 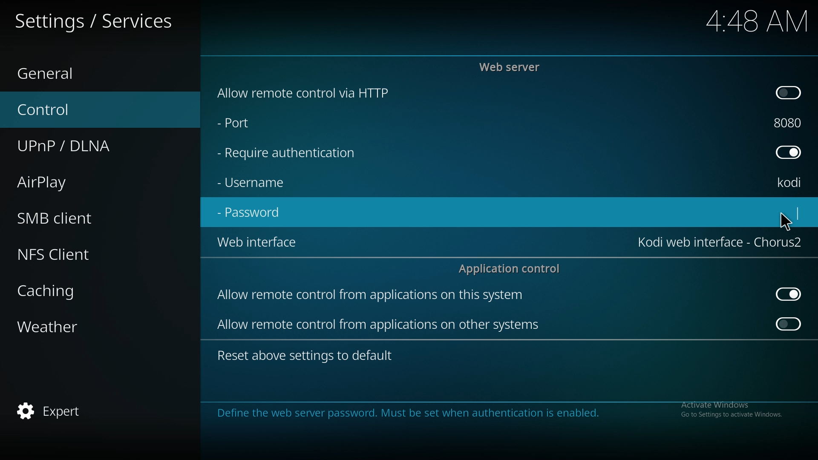 I want to click on username, so click(x=257, y=185).